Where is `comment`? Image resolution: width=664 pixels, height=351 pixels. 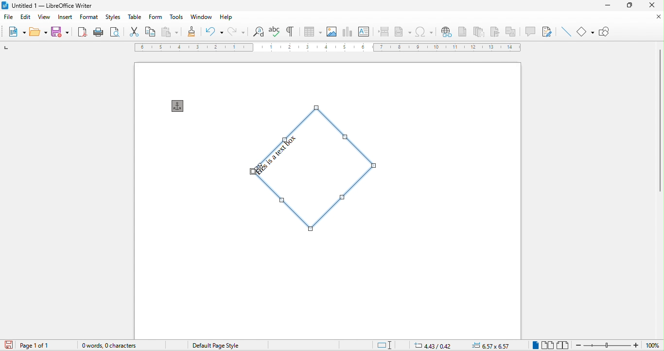
comment is located at coordinates (530, 31).